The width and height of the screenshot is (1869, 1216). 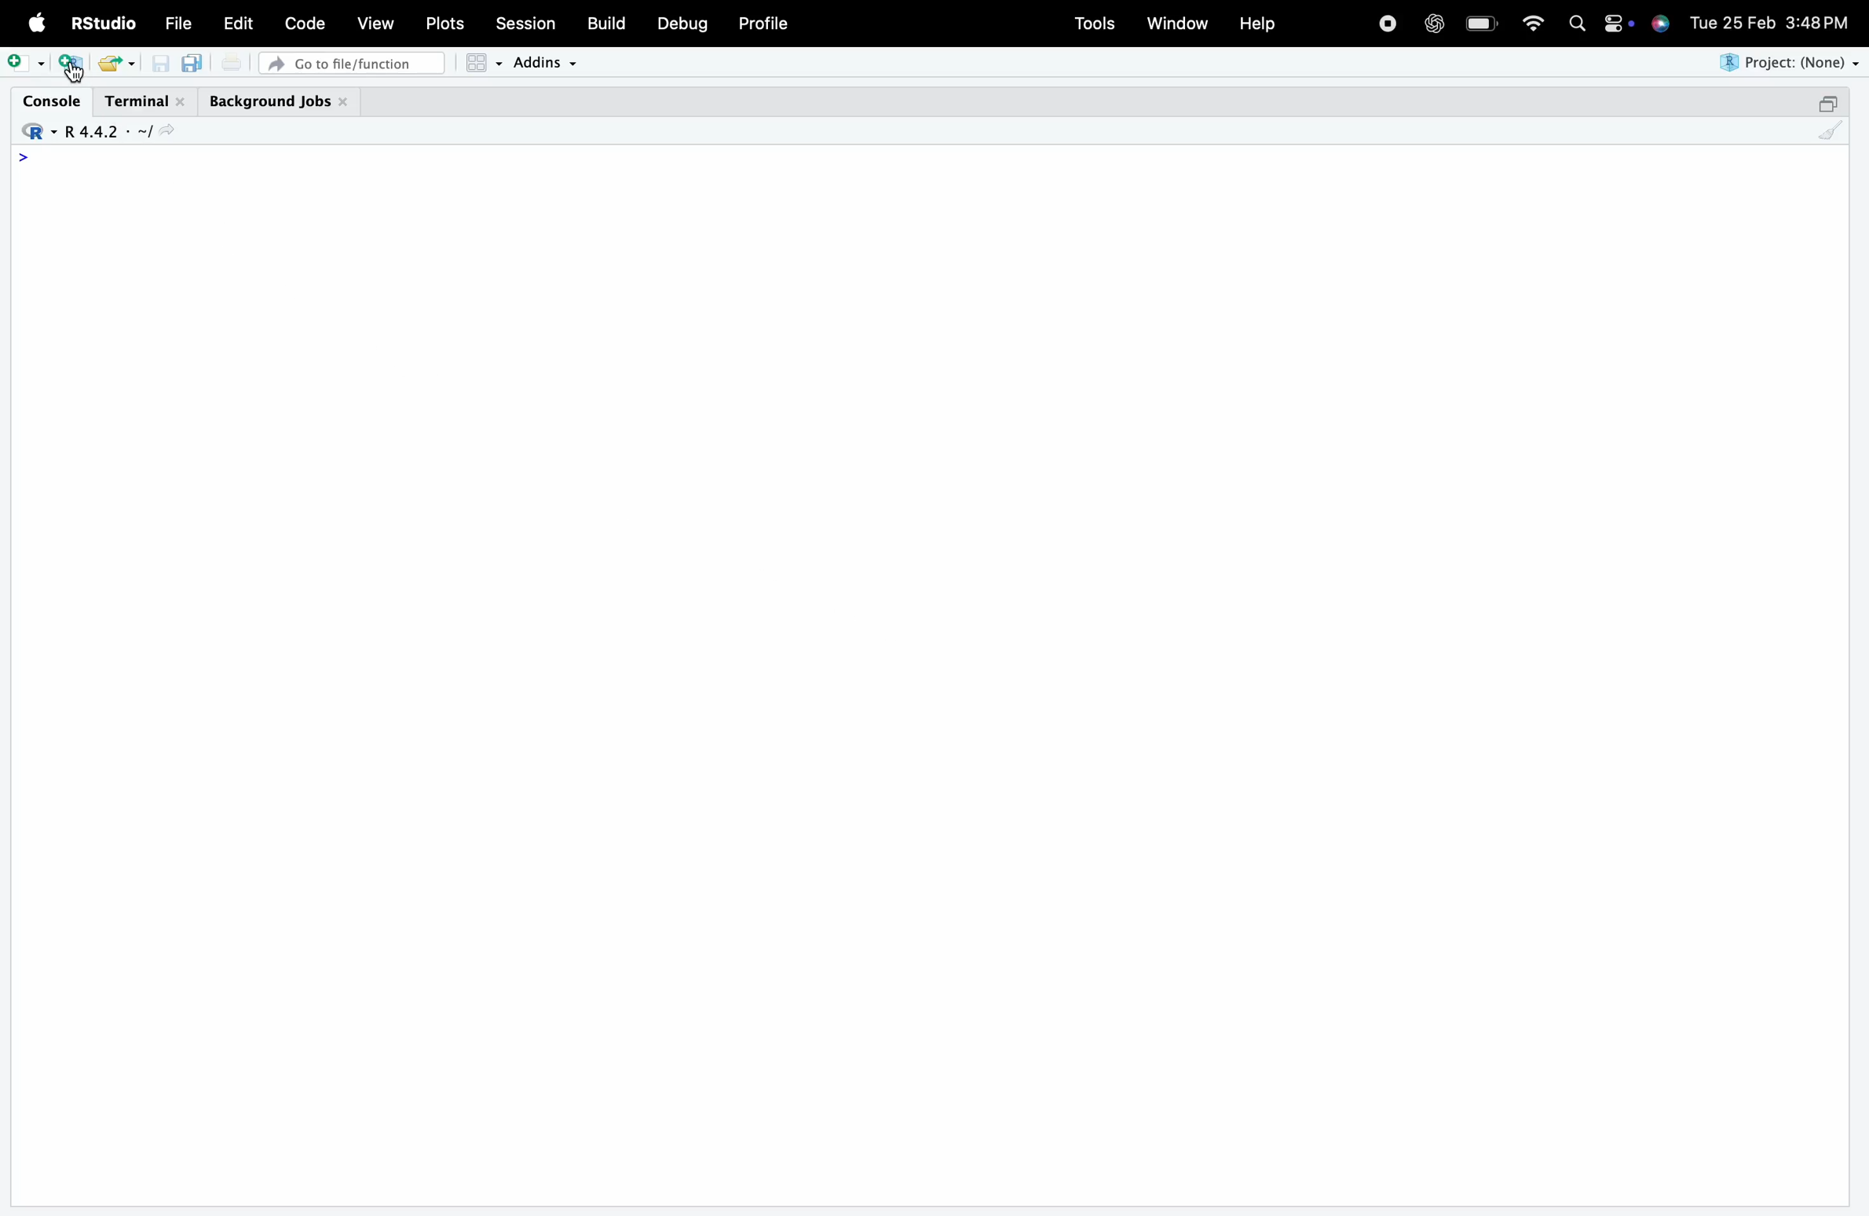 What do you see at coordinates (1177, 21) in the screenshot?
I see `Window` at bounding box center [1177, 21].